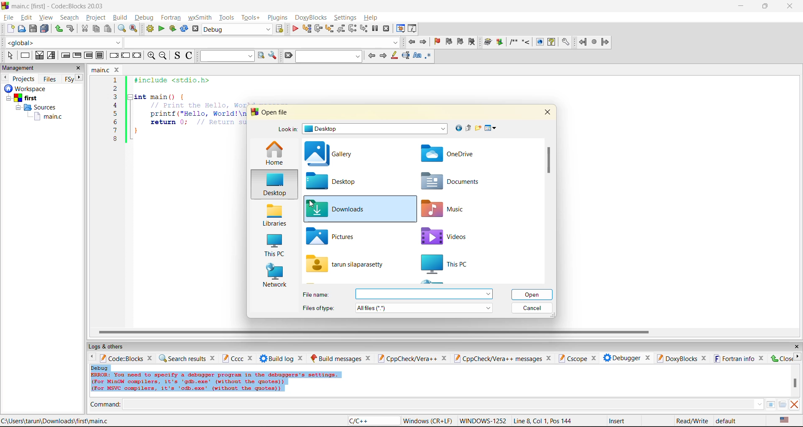 The width and height of the screenshot is (803, 427). What do you see at coordinates (136, 132) in the screenshot?
I see `}` at bounding box center [136, 132].